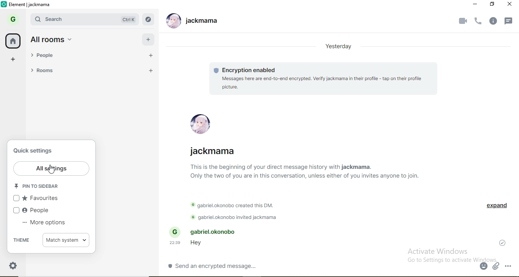 The width and height of the screenshot is (519, 277). Describe the element at coordinates (49, 57) in the screenshot. I see `people` at that location.